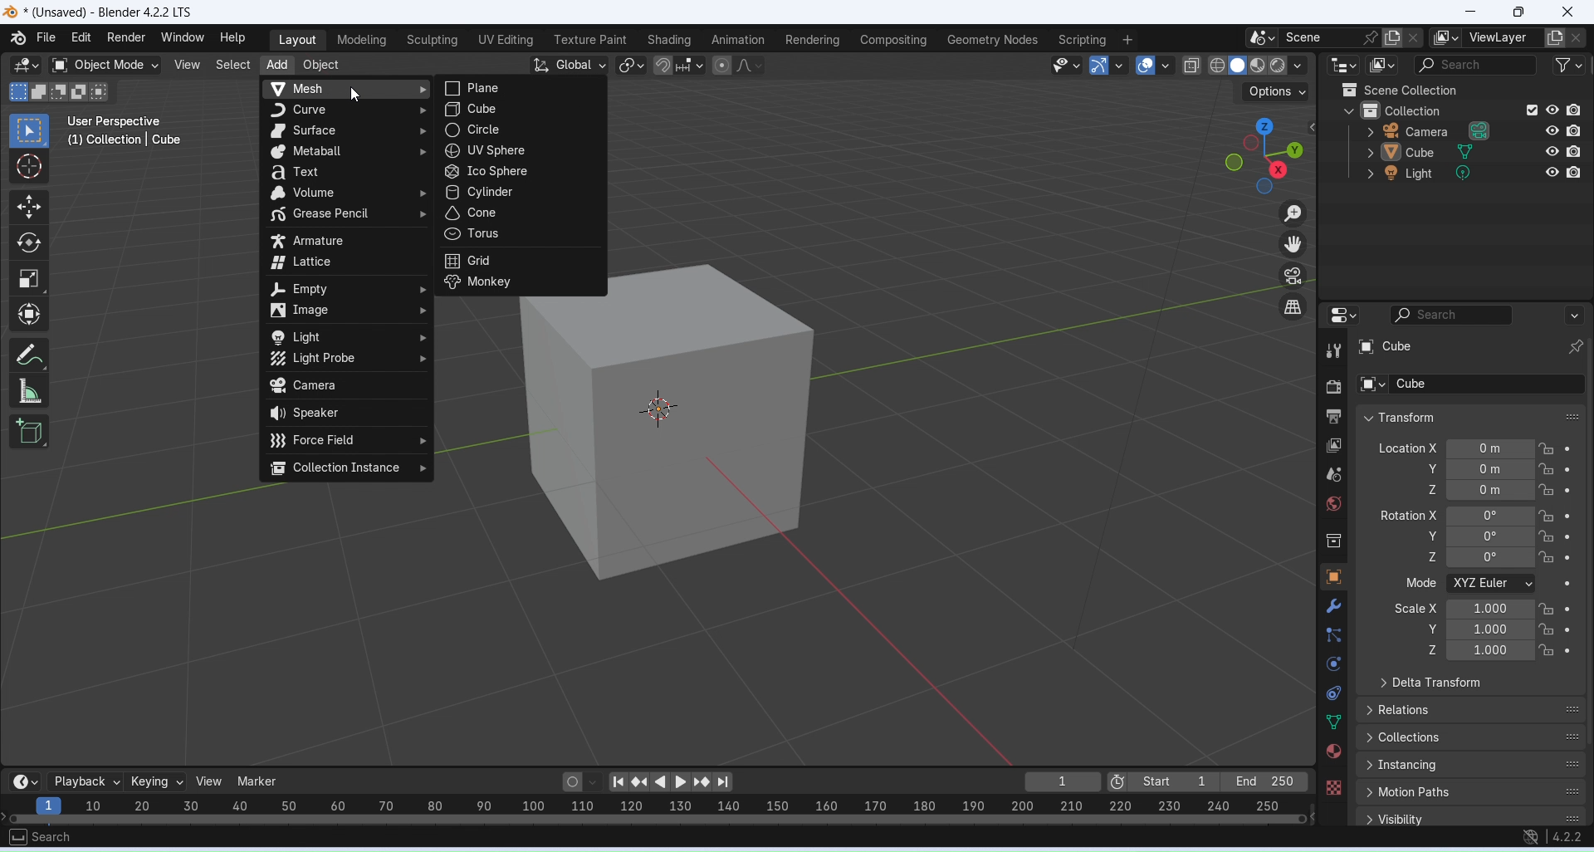 This screenshot has width=1594, height=852. What do you see at coordinates (571, 781) in the screenshot?
I see `Auto keying` at bounding box center [571, 781].